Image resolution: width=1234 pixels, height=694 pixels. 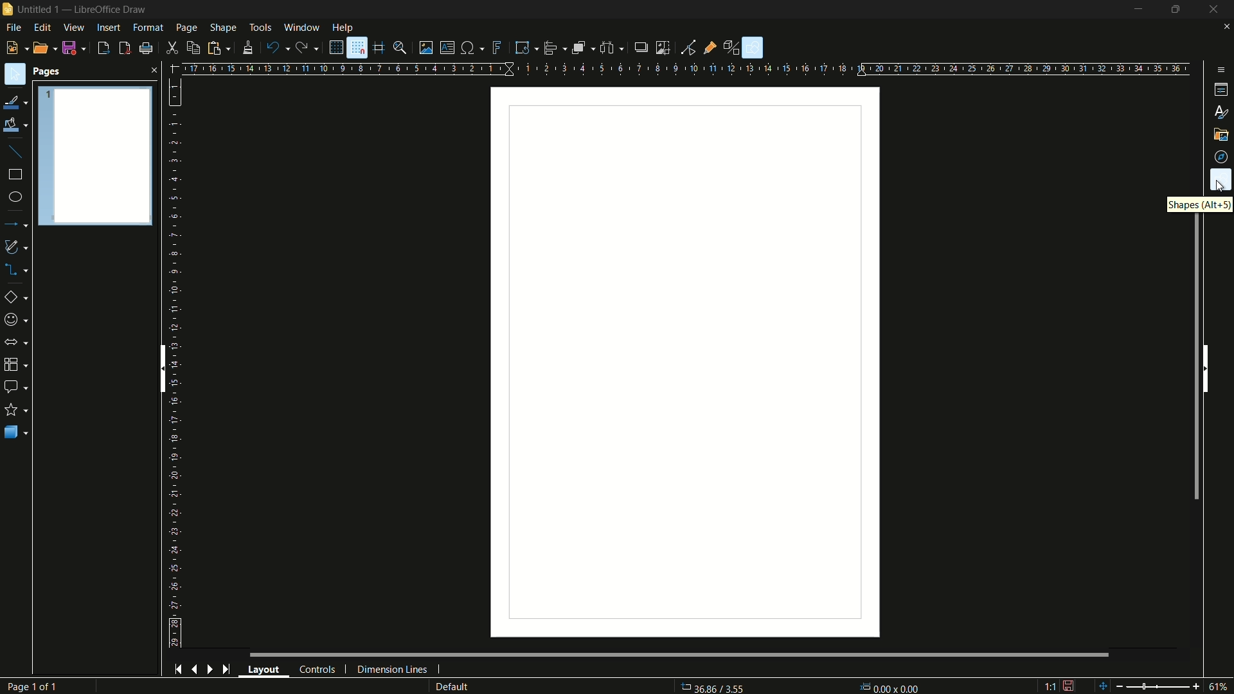 What do you see at coordinates (1226, 28) in the screenshot?
I see `close document` at bounding box center [1226, 28].